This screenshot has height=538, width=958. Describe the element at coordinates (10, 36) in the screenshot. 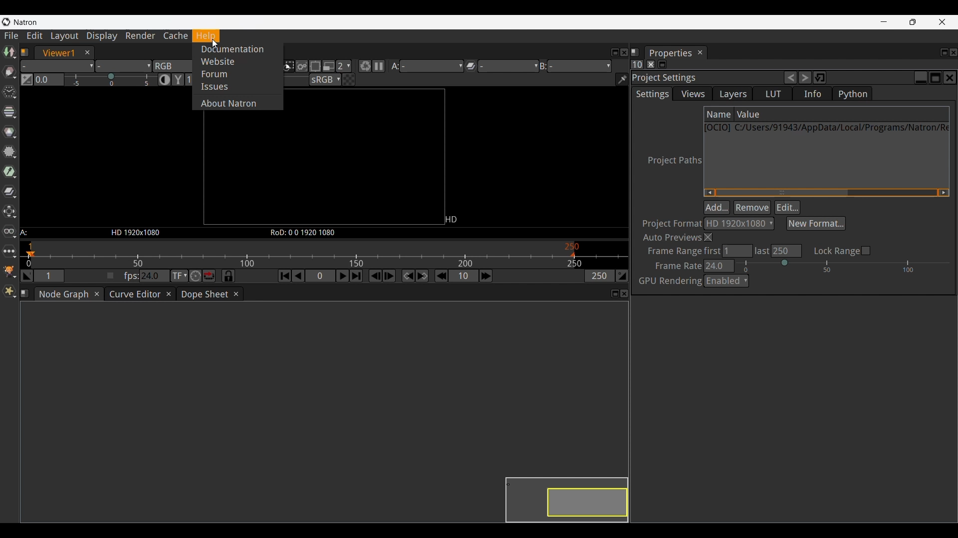

I see `File menu` at that location.